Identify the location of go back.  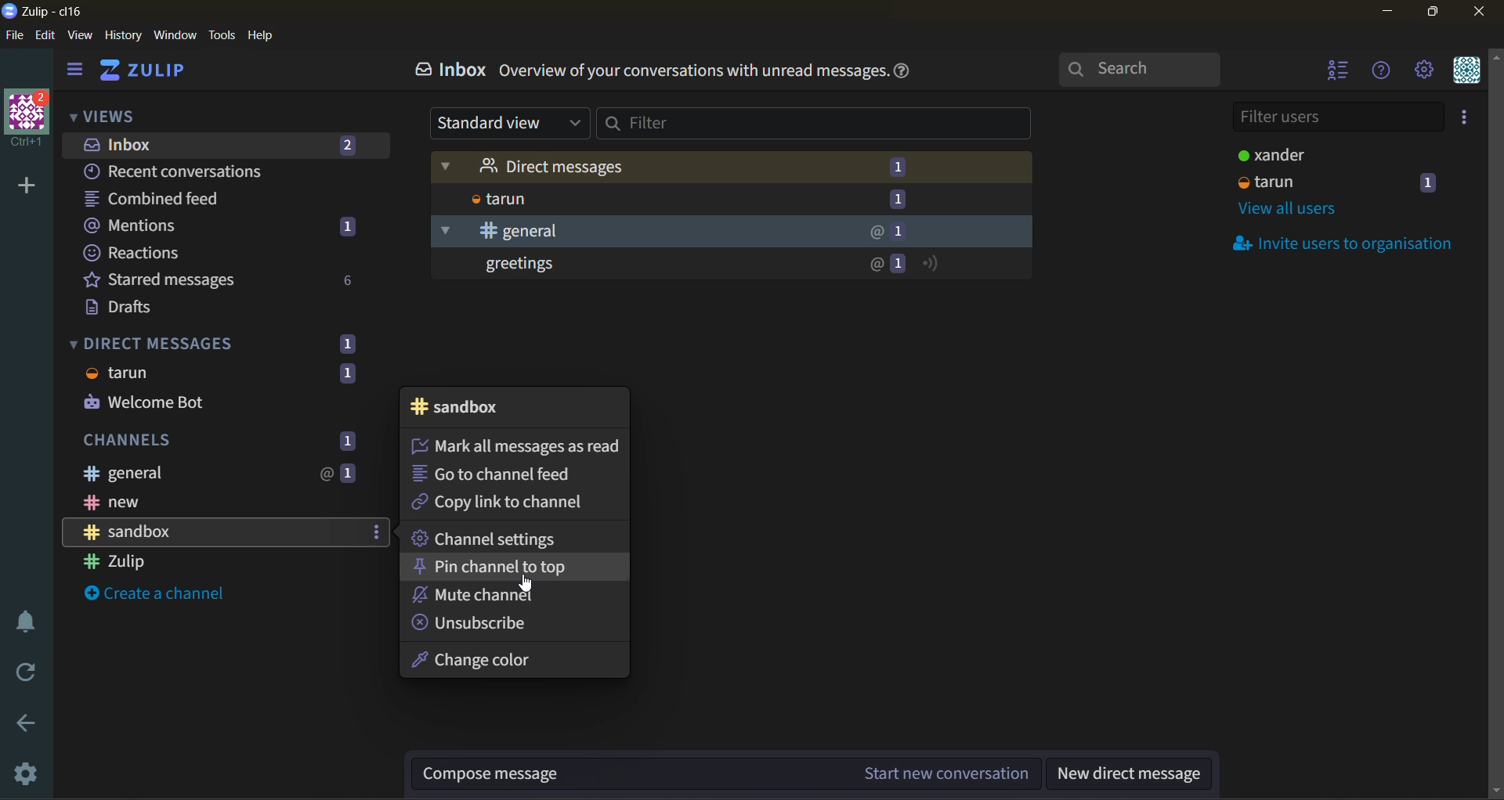
(24, 723).